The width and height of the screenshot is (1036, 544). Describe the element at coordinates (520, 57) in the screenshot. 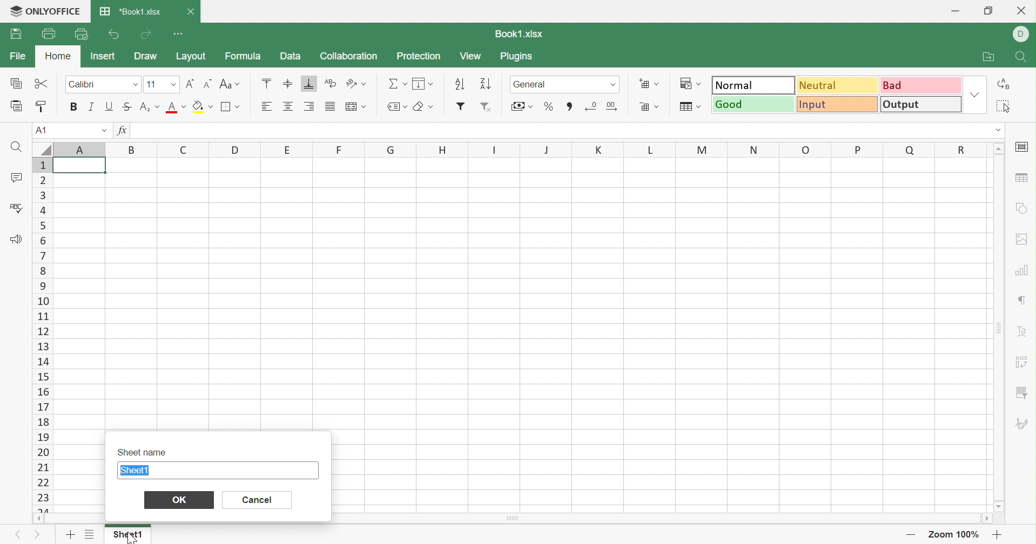

I see `Plugins` at that location.